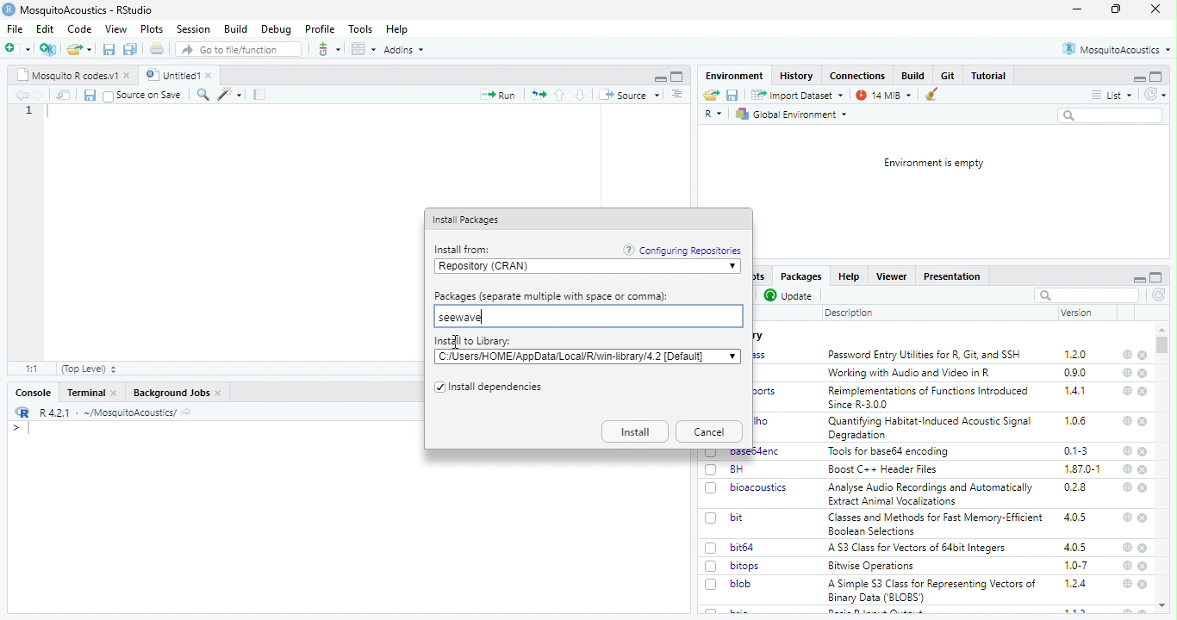 This screenshot has width=1177, height=620. What do you see at coordinates (457, 343) in the screenshot?
I see `cursor` at bounding box center [457, 343].